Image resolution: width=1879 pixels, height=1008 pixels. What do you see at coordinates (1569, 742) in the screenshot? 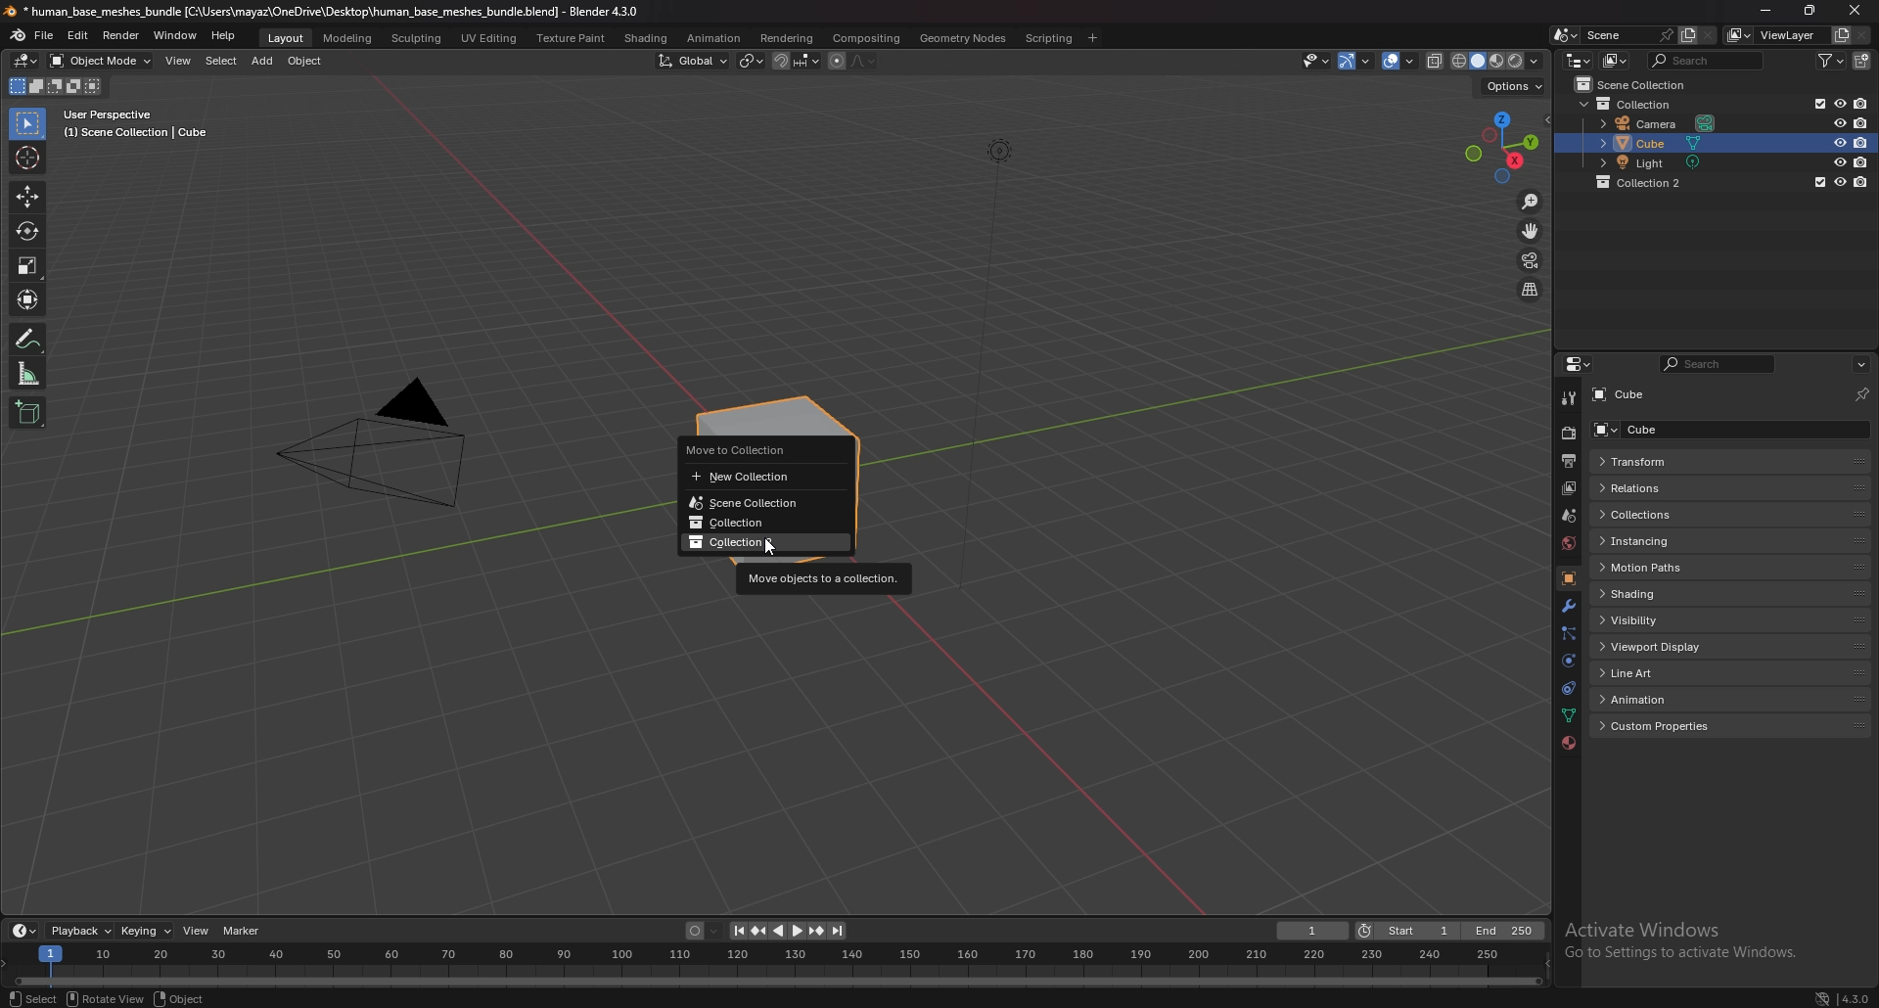
I see `material` at bounding box center [1569, 742].